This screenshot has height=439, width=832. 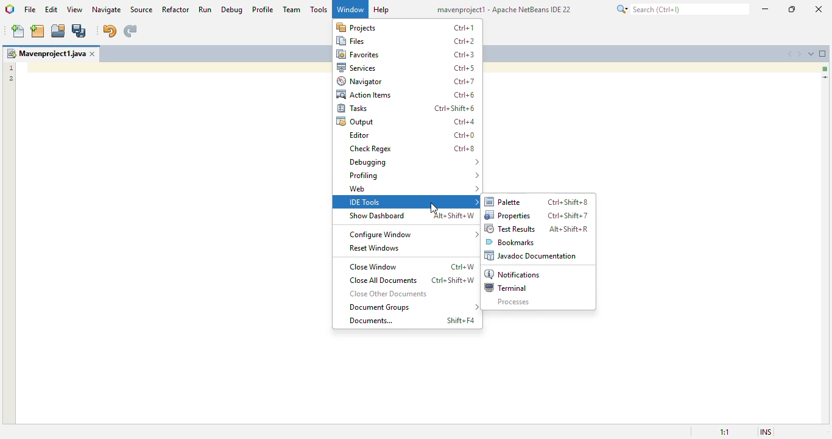 I want to click on documents, so click(x=370, y=321).